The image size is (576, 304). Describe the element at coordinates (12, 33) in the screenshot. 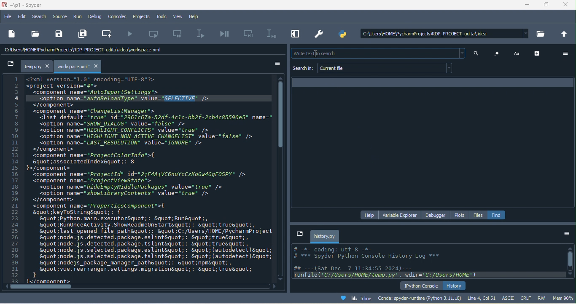

I see `new` at that location.